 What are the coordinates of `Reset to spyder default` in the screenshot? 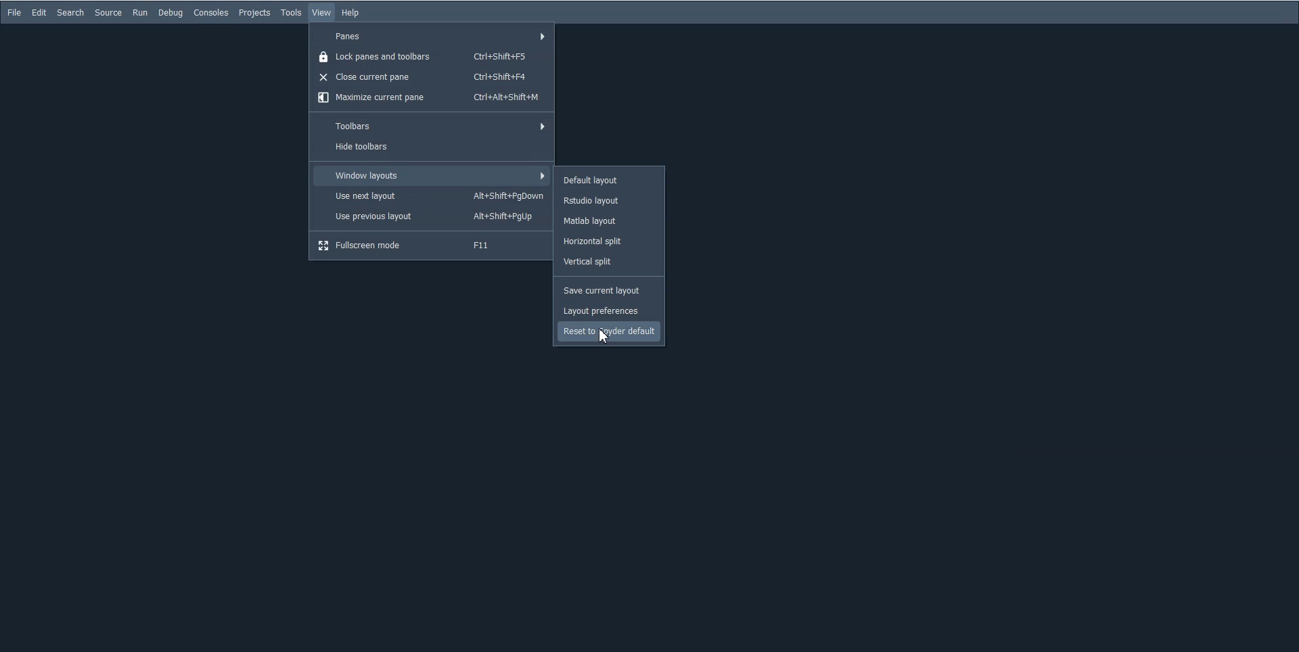 It's located at (608, 332).